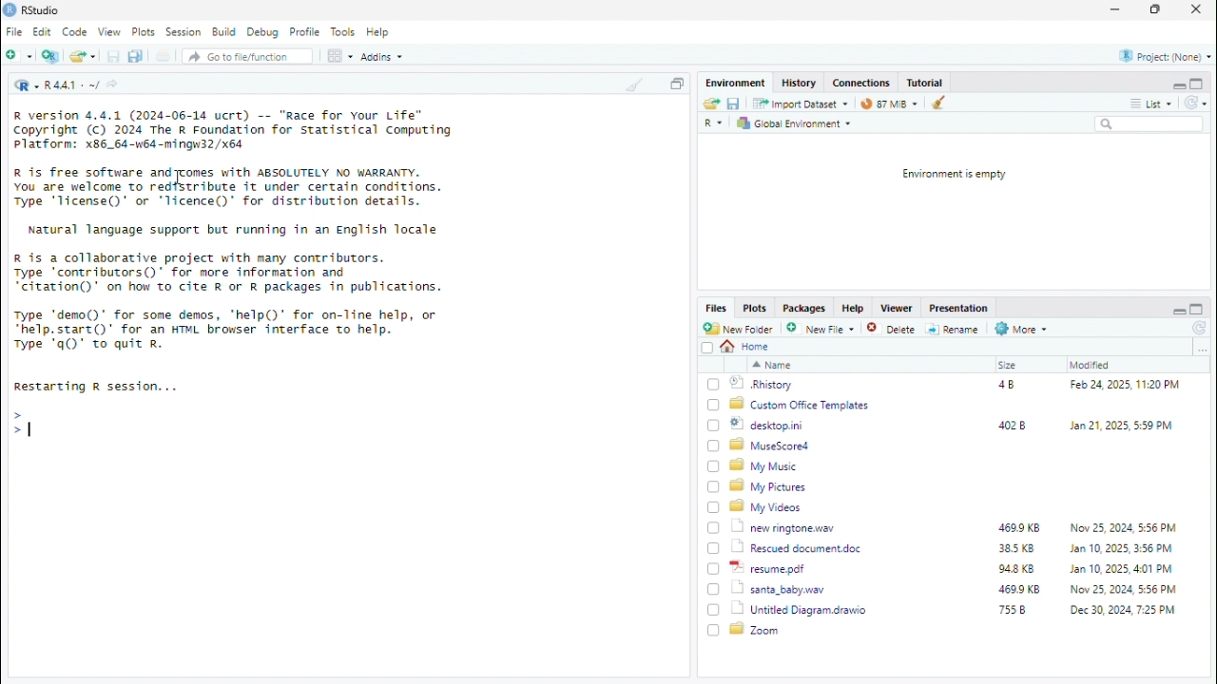 This screenshot has width=1217, height=684. Describe the element at coordinates (1117, 8) in the screenshot. I see `minimise` at that location.